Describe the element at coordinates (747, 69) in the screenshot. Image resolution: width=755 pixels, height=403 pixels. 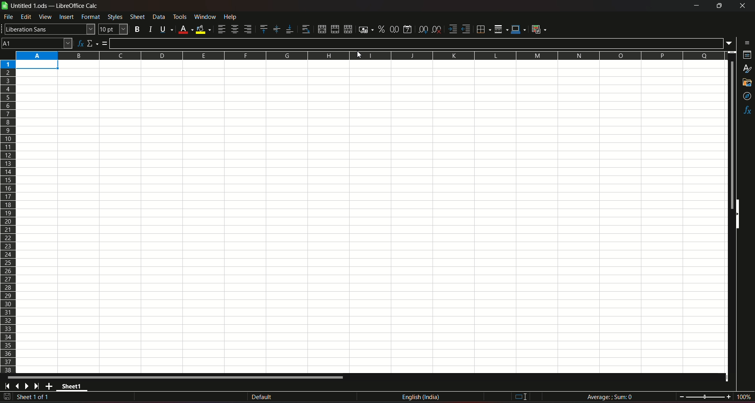
I see `styles` at that location.